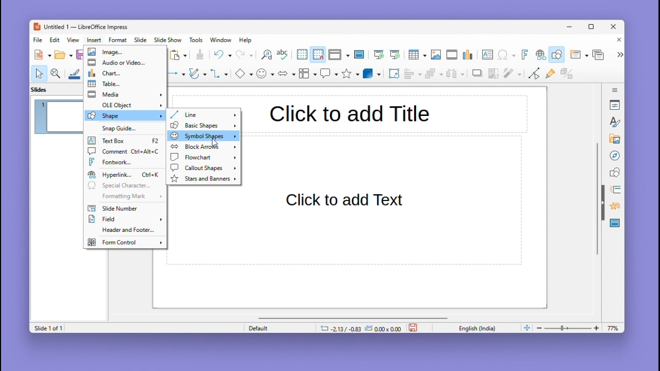 The width and height of the screenshot is (660, 371). Describe the element at coordinates (433, 75) in the screenshot. I see `Arrange` at that location.